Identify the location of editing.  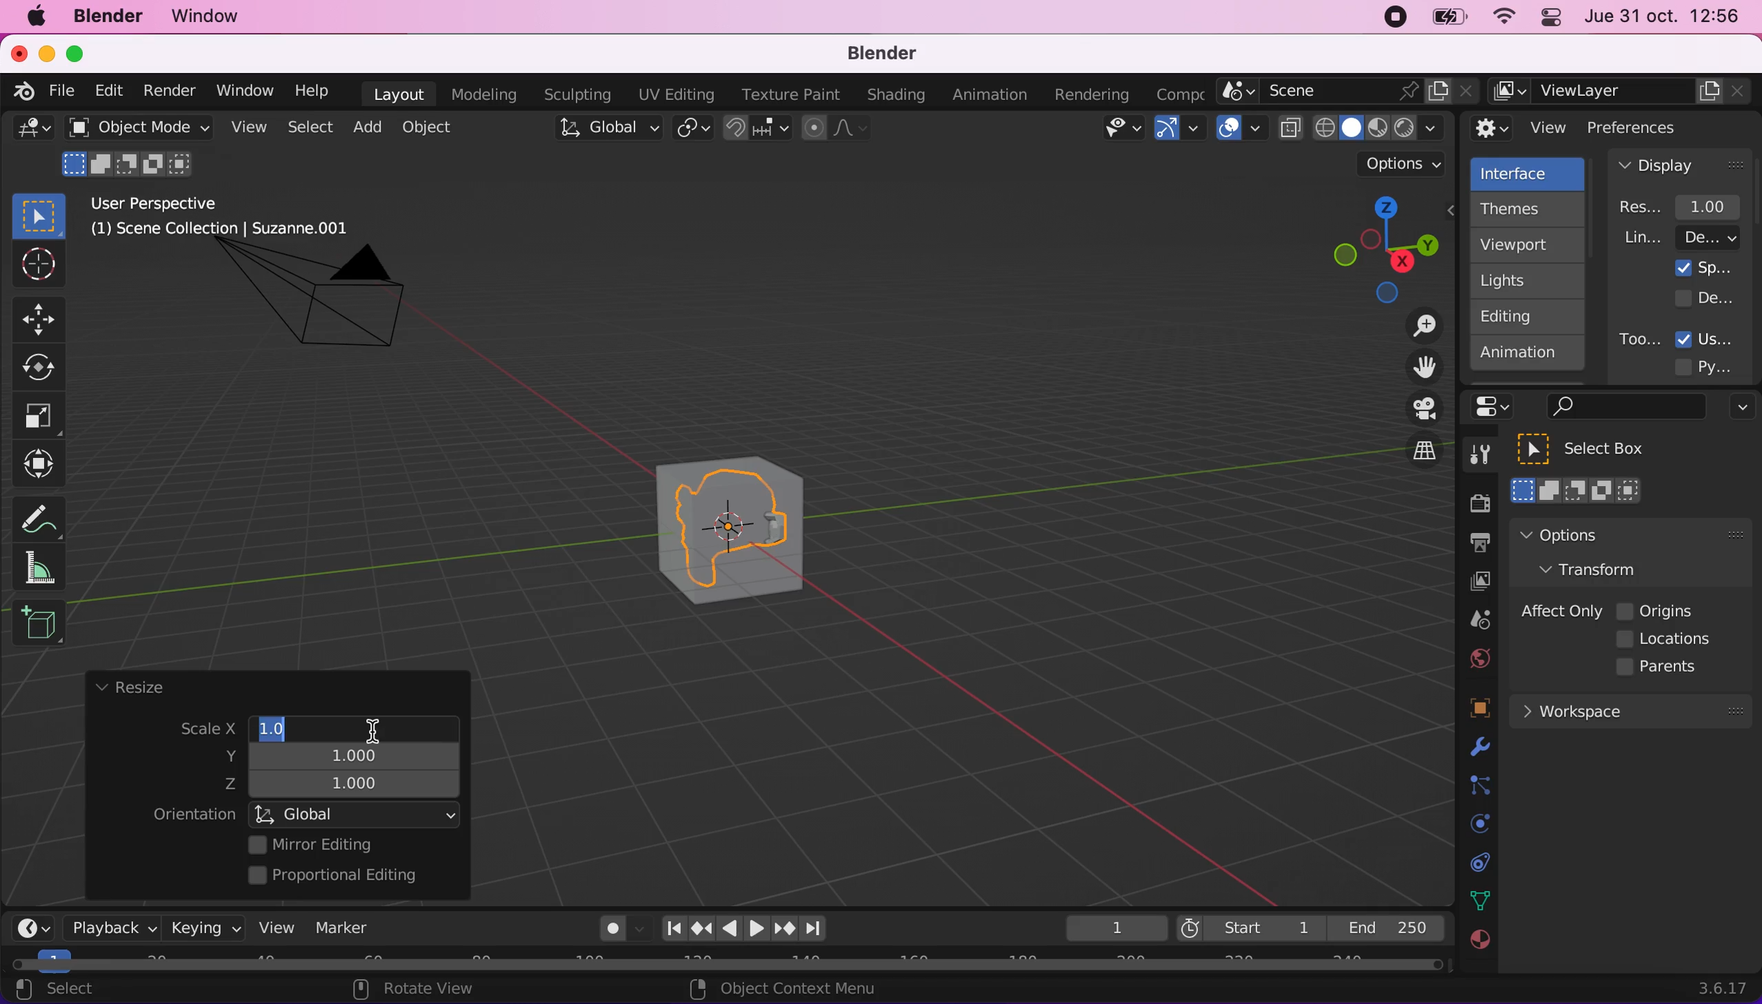
(1521, 316).